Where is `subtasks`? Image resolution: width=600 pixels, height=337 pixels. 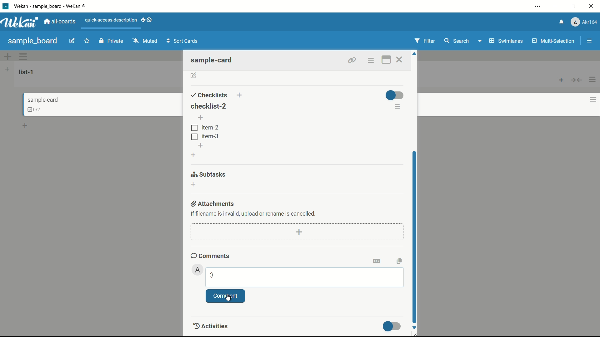
subtasks is located at coordinates (209, 174).